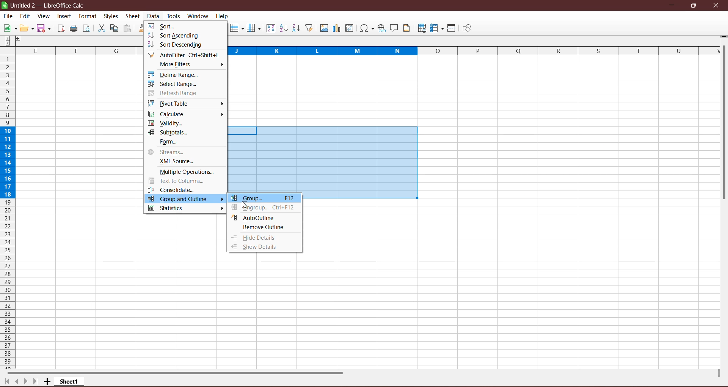 This screenshot has width=728, height=387. What do you see at coordinates (173, 84) in the screenshot?
I see `Select Range` at bounding box center [173, 84].